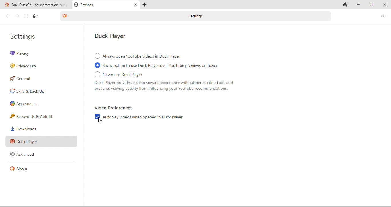 The width and height of the screenshot is (391, 207). I want to click on add new, so click(147, 5).